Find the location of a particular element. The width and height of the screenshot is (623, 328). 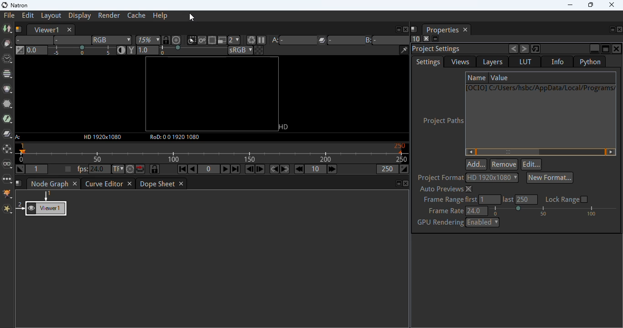

script name: pane 3 is located at coordinates (18, 184).